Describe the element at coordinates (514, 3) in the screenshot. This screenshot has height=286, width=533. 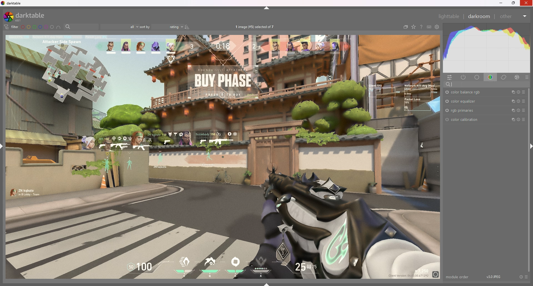
I see `resize` at that location.